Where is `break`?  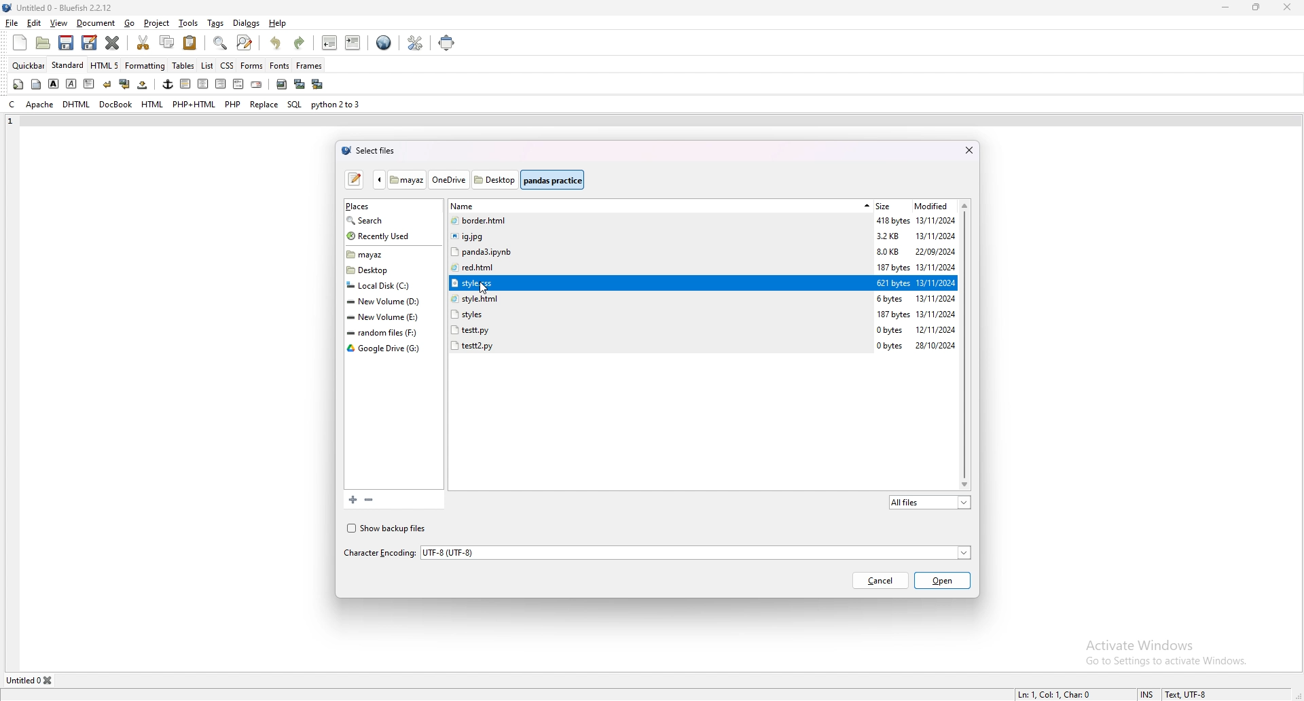
break is located at coordinates (107, 84).